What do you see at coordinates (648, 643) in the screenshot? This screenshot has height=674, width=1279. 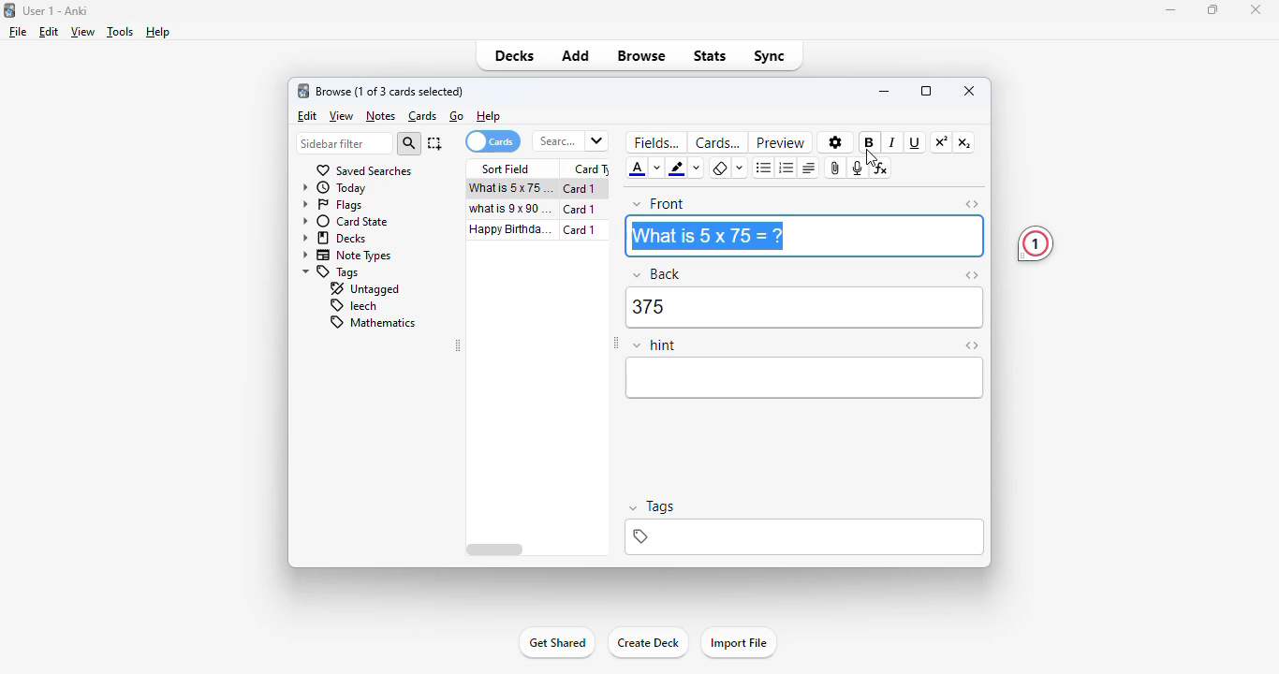 I see `create deck` at bounding box center [648, 643].